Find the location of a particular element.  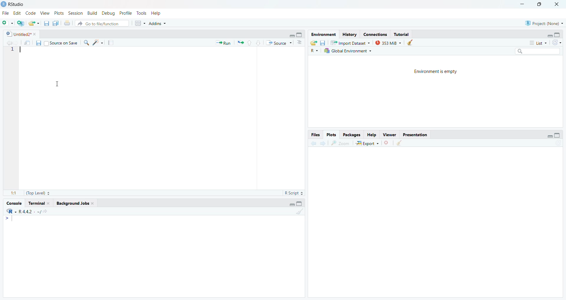

zoom is located at coordinates (340, 143).